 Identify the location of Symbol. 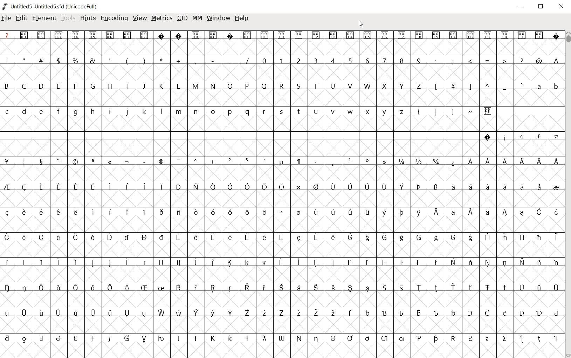
(92, 339).